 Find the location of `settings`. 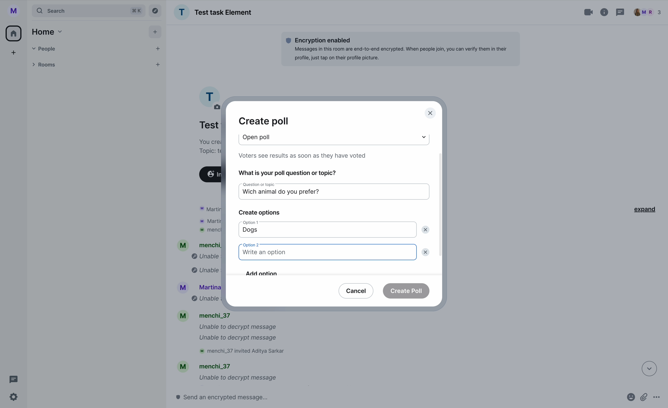

settings is located at coordinates (14, 397).